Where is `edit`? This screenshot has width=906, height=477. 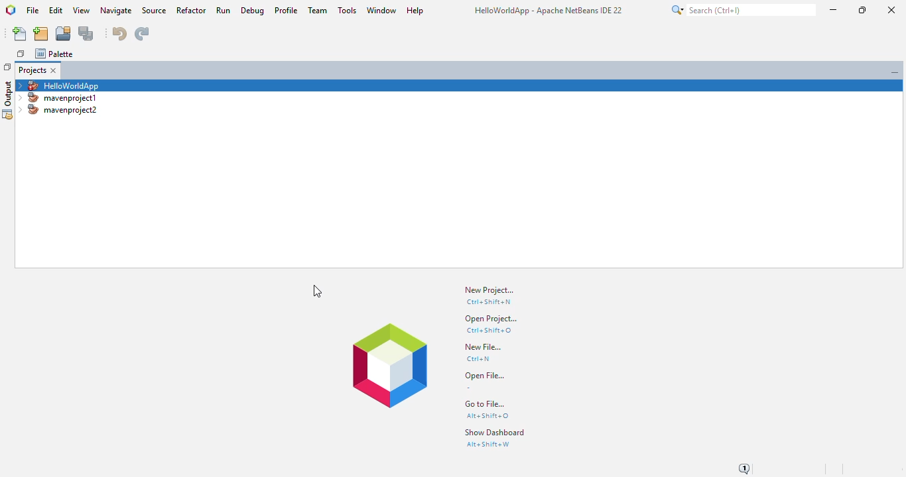
edit is located at coordinates (56, 10).